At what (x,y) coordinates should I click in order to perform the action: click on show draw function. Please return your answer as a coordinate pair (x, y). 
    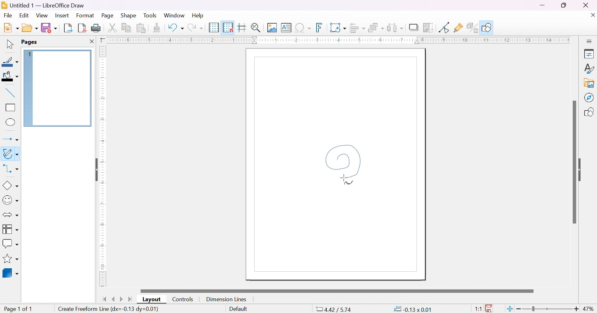
    Looking at the image, I should click on (486, 28).